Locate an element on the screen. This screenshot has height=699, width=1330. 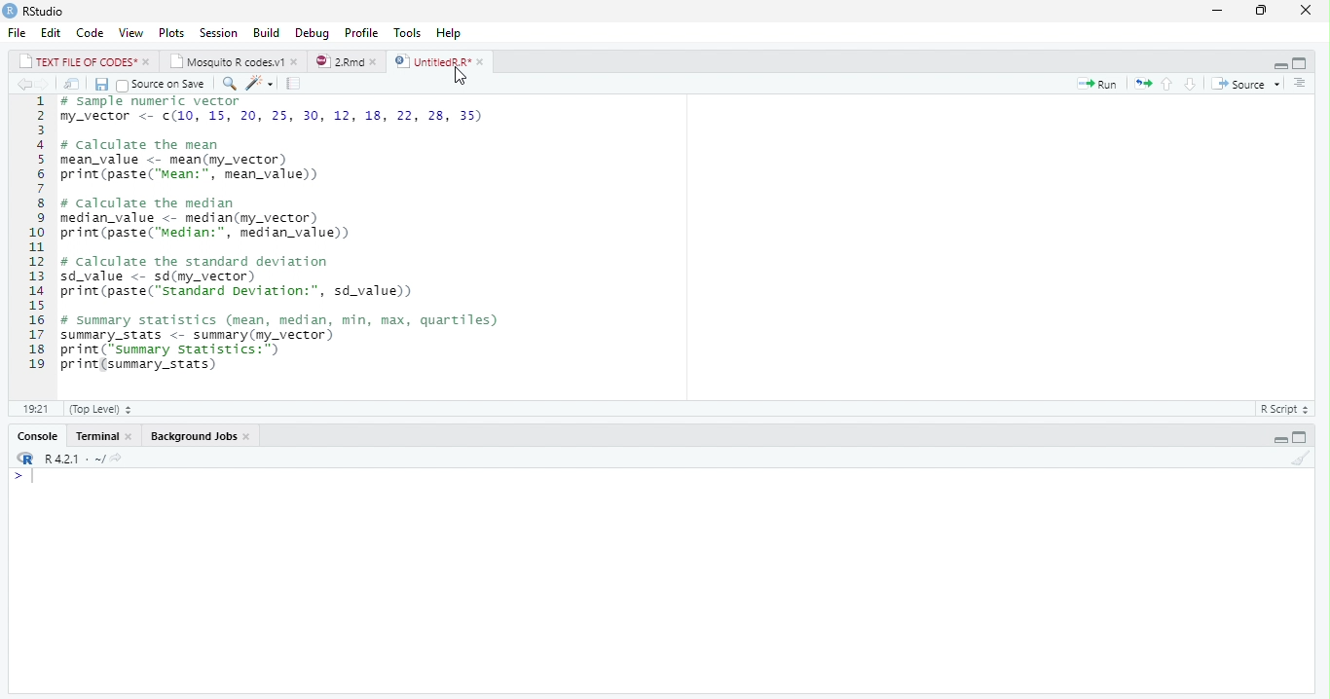
tools is located at coordinates (409, 33).